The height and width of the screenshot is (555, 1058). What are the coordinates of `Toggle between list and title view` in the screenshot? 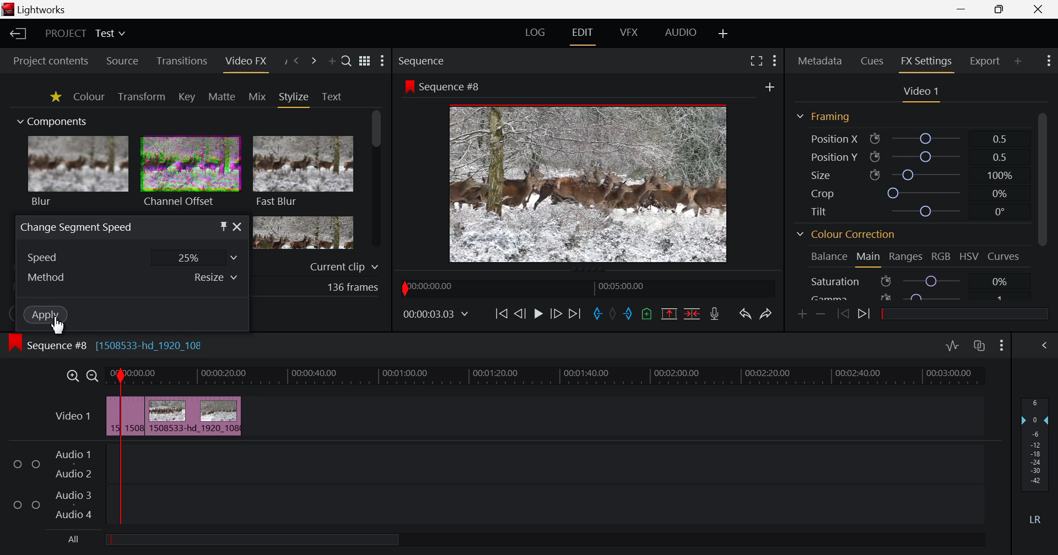 It's located at (364, 61).